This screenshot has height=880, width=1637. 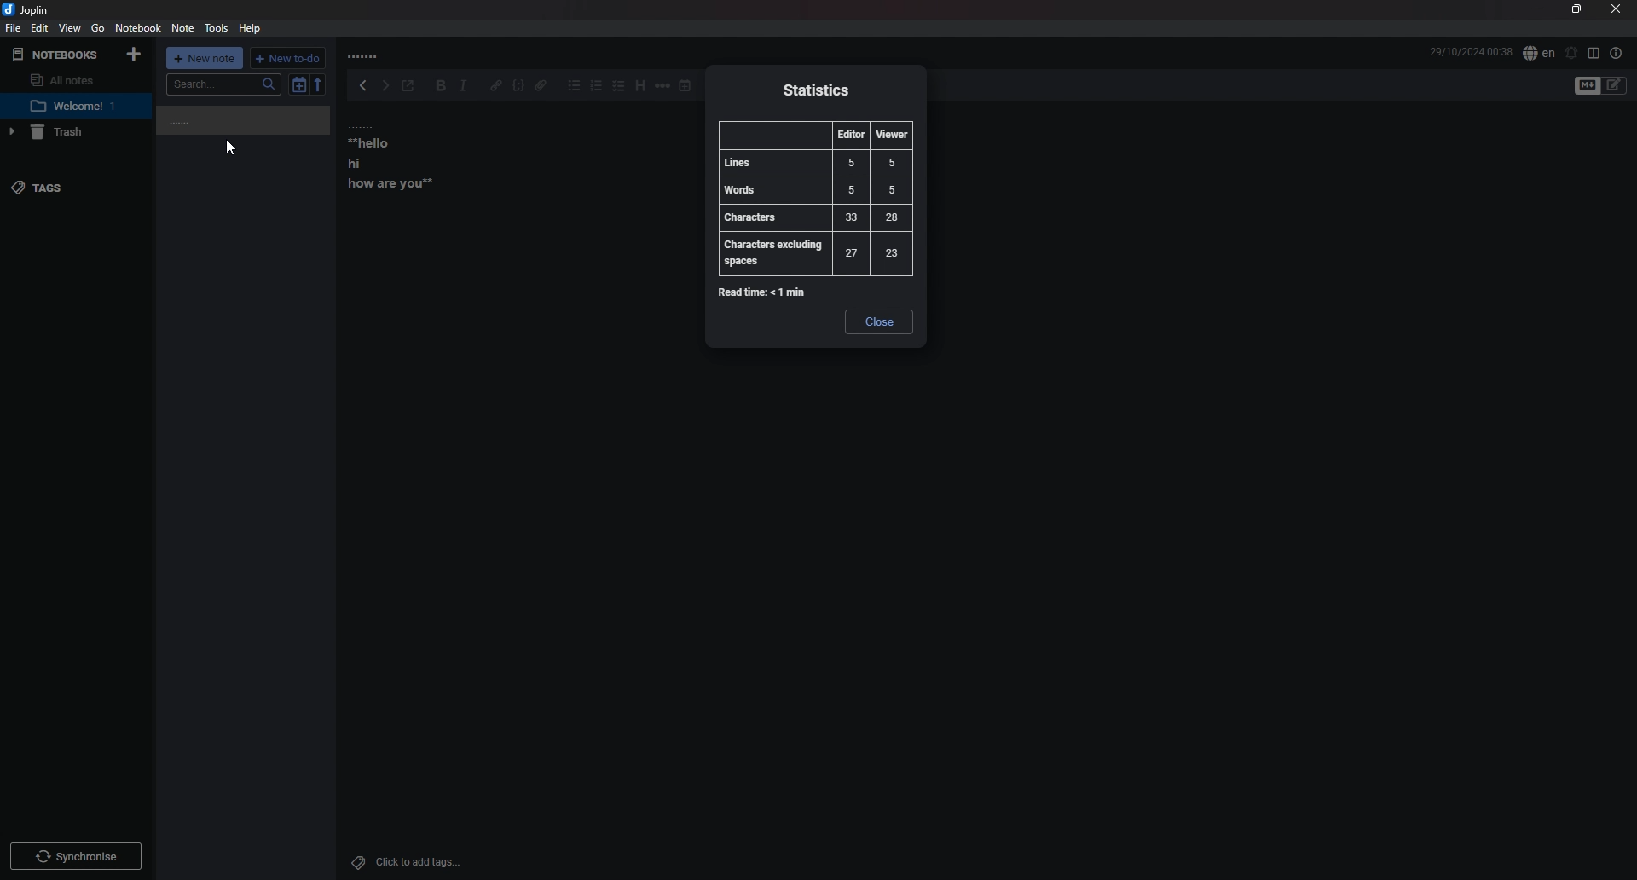 I want to click on Minimize, so click(x=1540, y=10).